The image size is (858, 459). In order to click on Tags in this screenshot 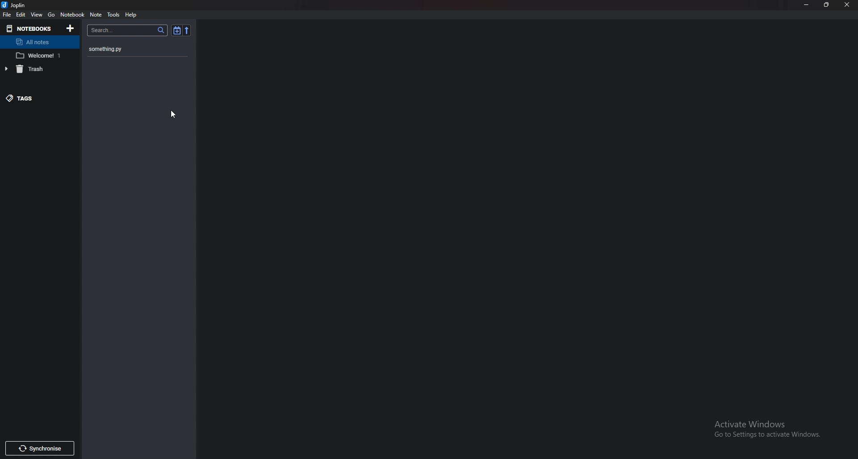, I will do `click(34, 98)`.